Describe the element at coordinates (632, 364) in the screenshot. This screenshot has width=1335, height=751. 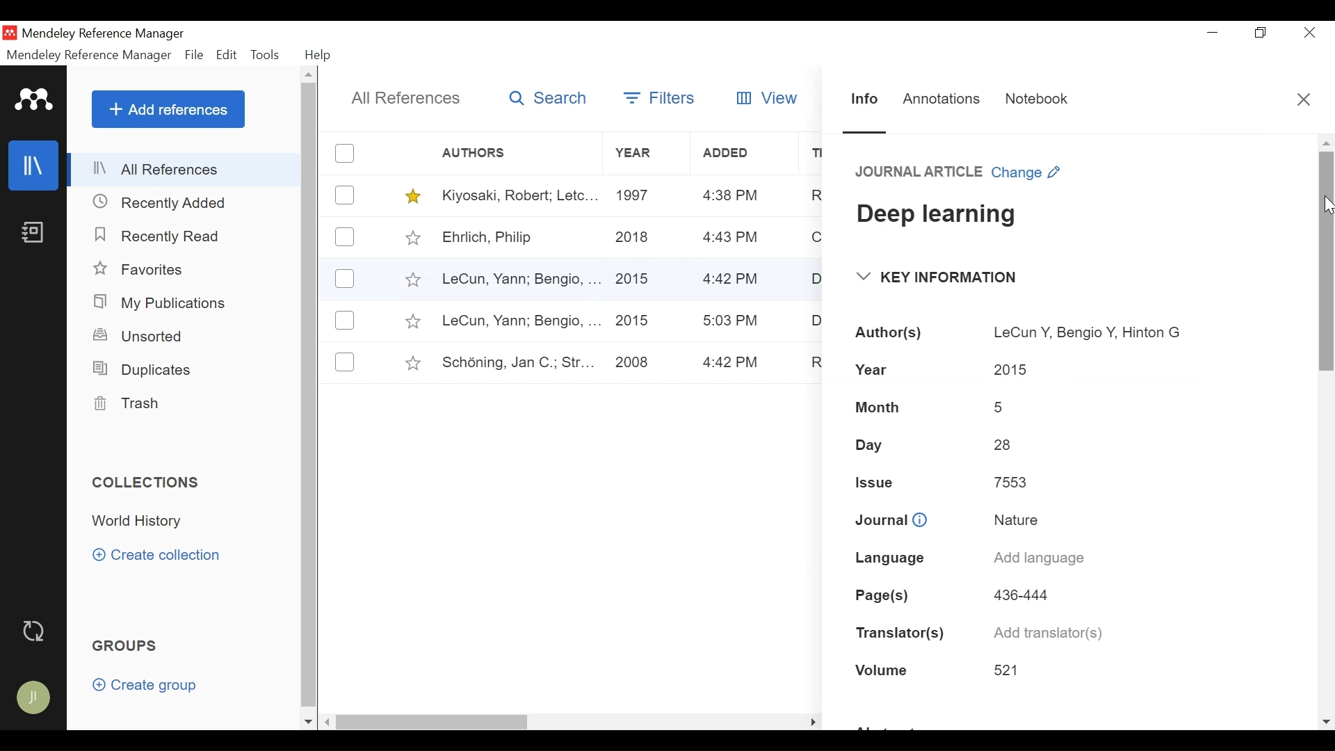
I see `2008` at that location.